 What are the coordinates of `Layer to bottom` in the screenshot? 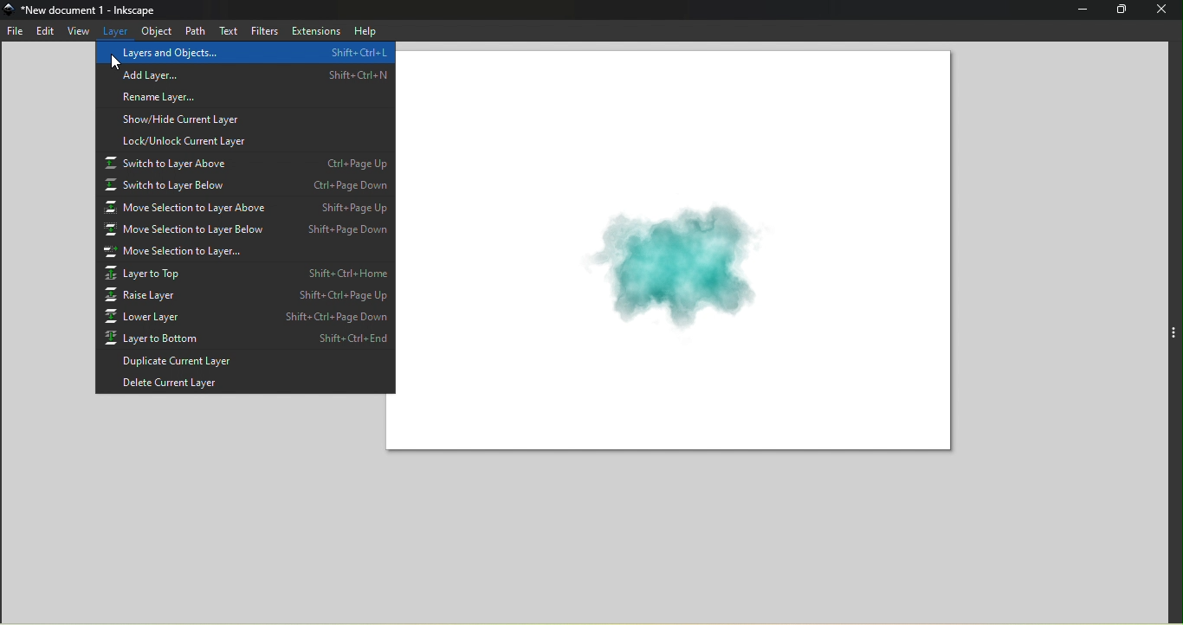 It's located at (246, 339).